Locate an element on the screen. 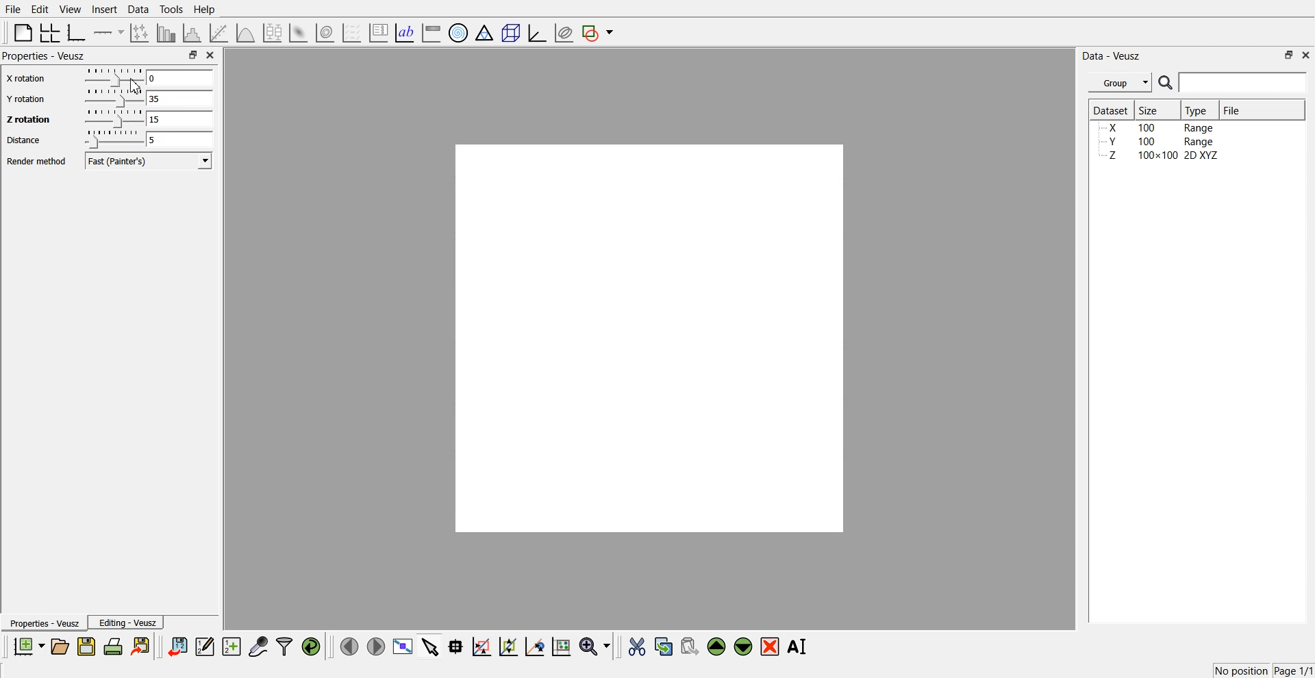  Move up the selected widget is located at coordinates (717, 646).